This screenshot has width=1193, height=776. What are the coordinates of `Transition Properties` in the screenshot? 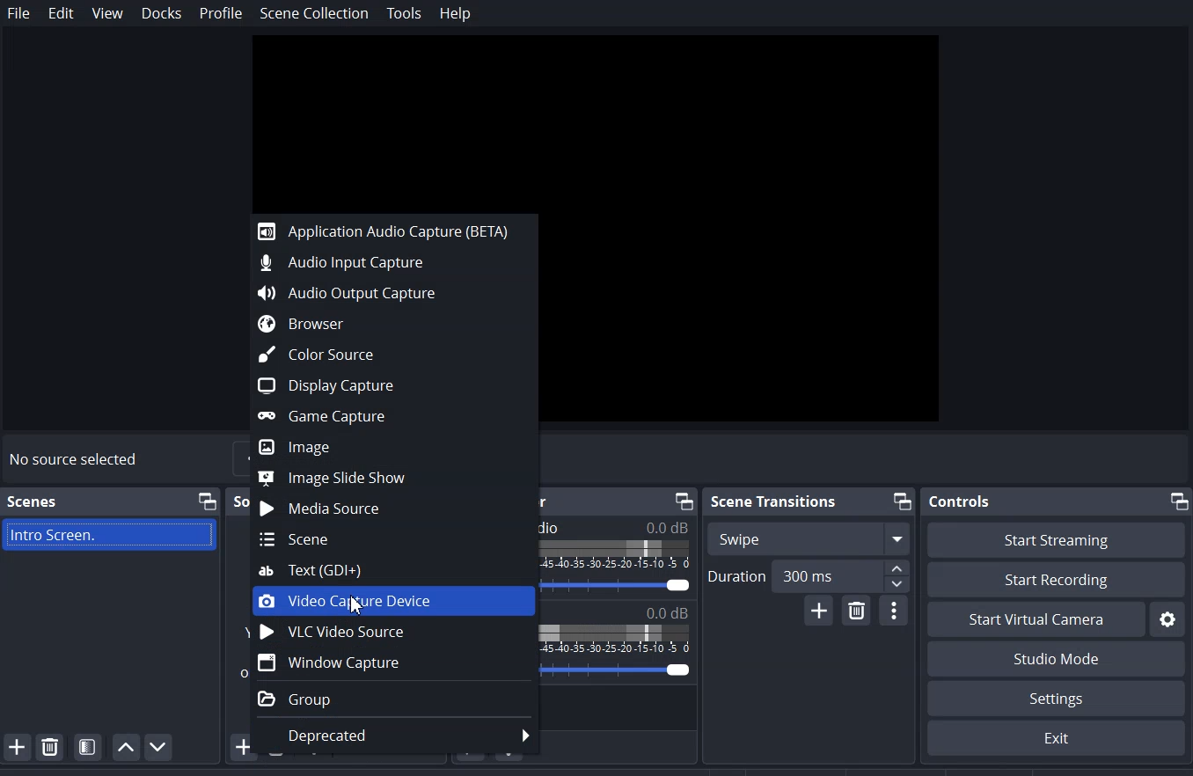 It's located at (895, 611).